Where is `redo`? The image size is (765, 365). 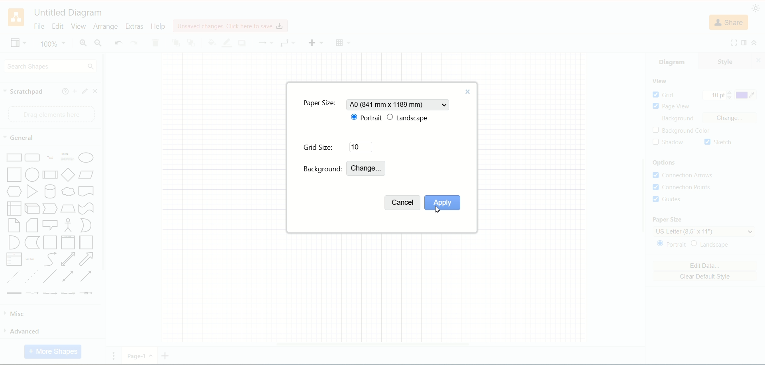
redo is located at coordinates (134, 43).